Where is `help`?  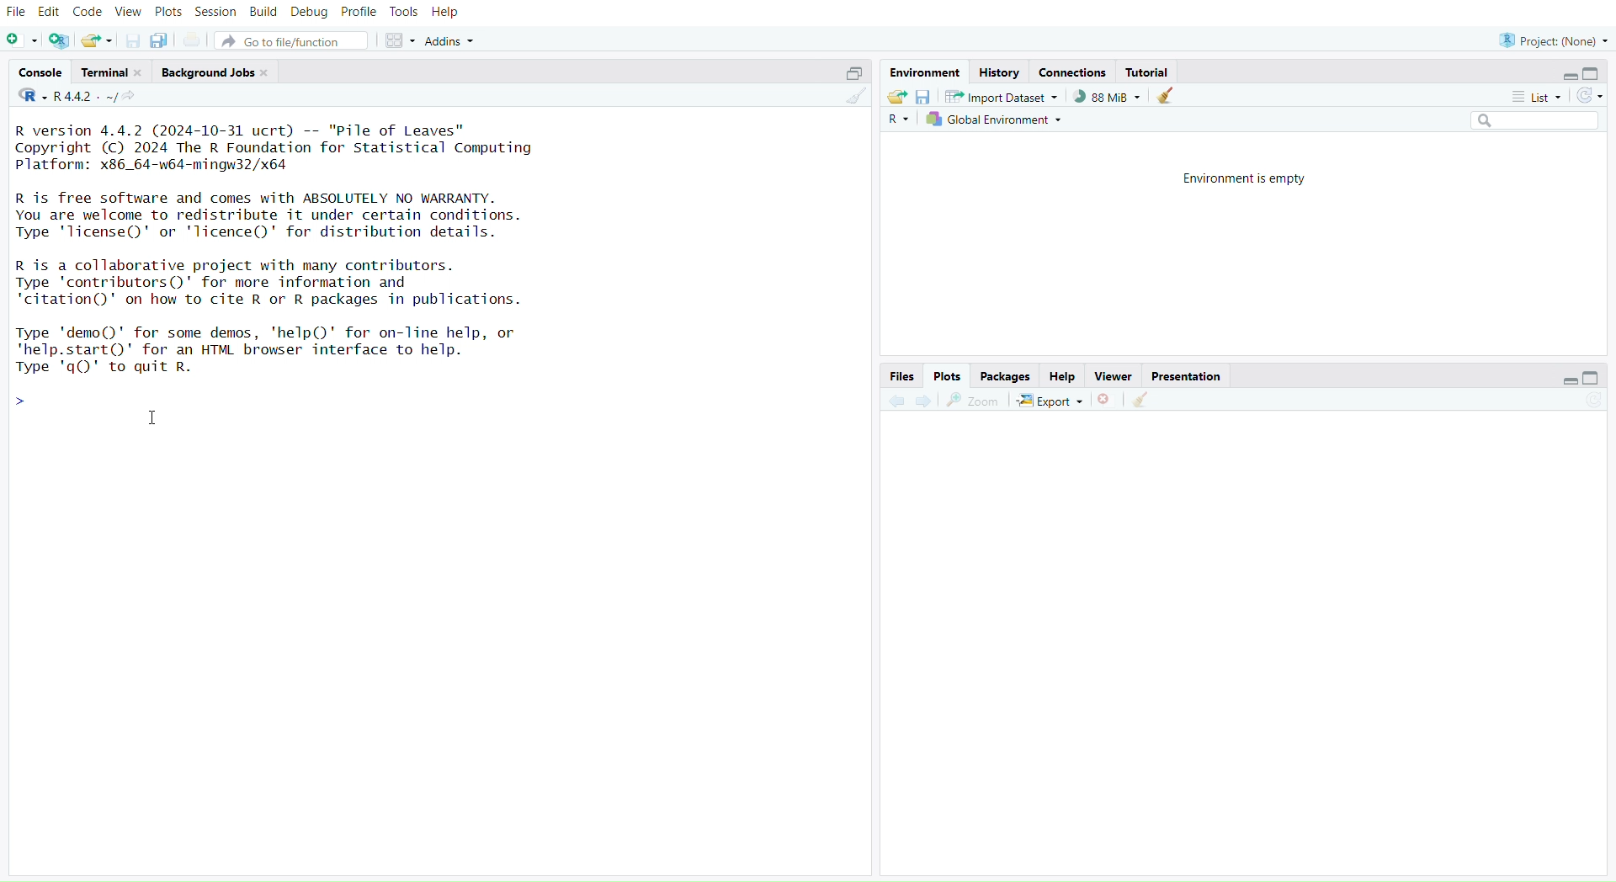
help is located at coordinates (1063, 377).